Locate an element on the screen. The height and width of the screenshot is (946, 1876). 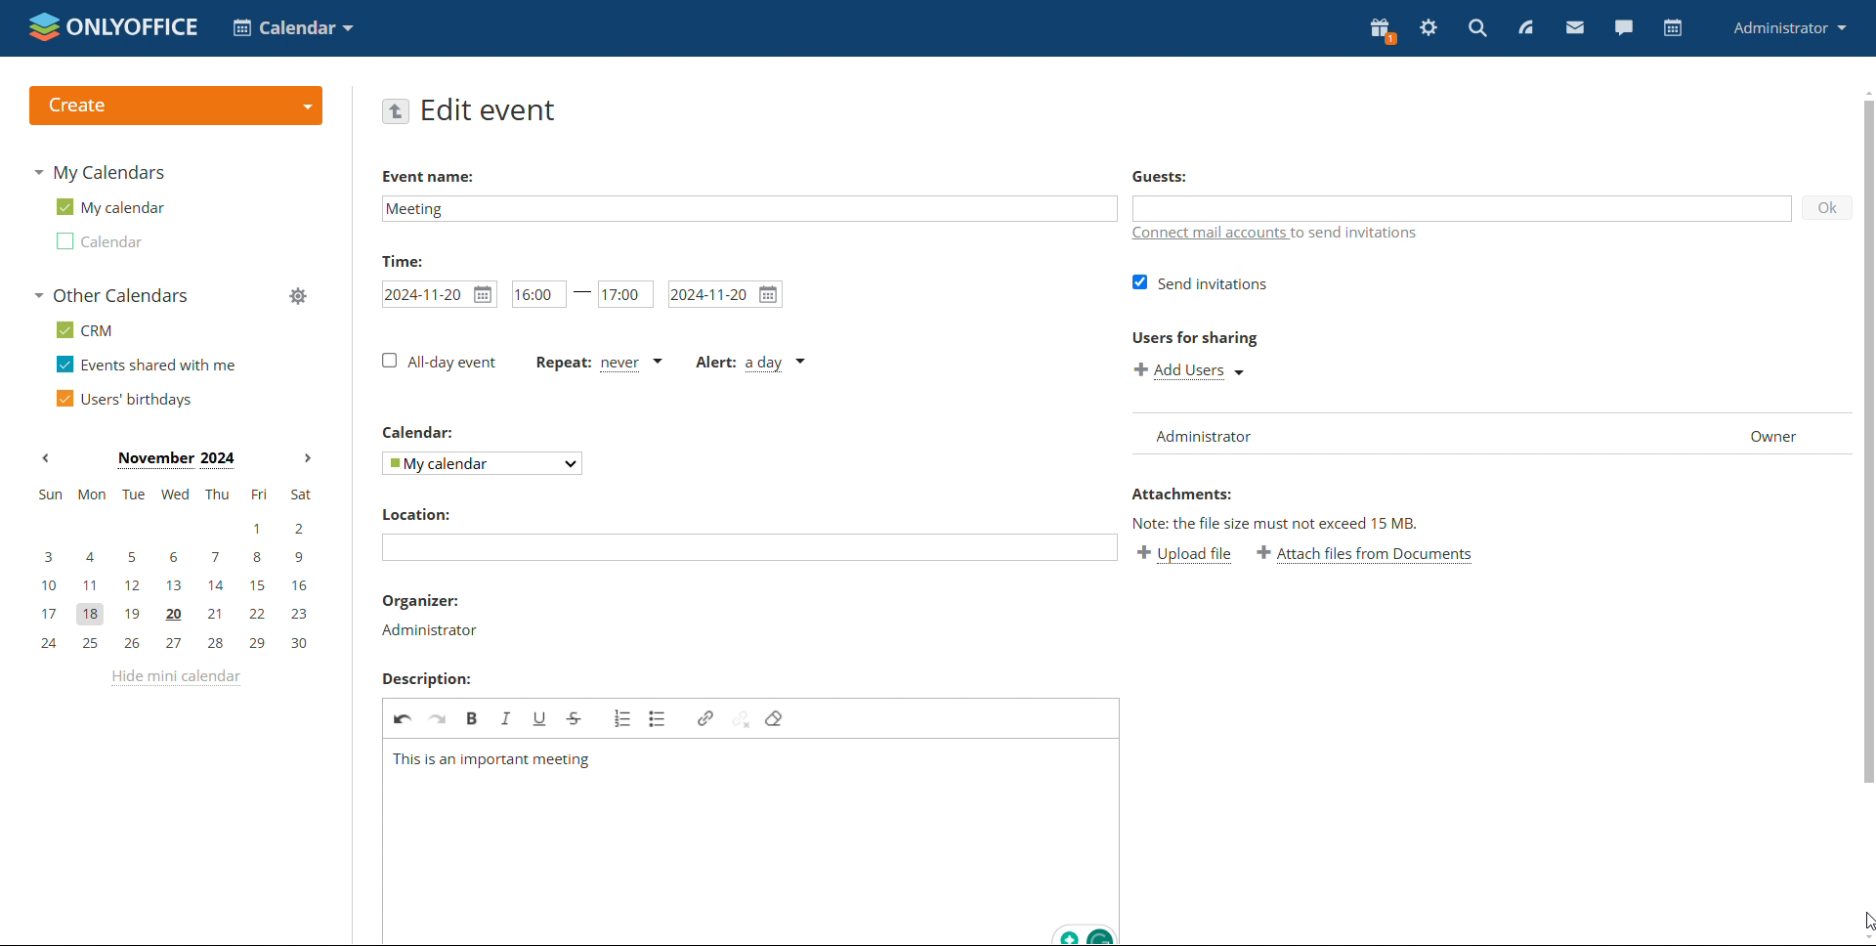
remove format is located at coordinates (775, 719).